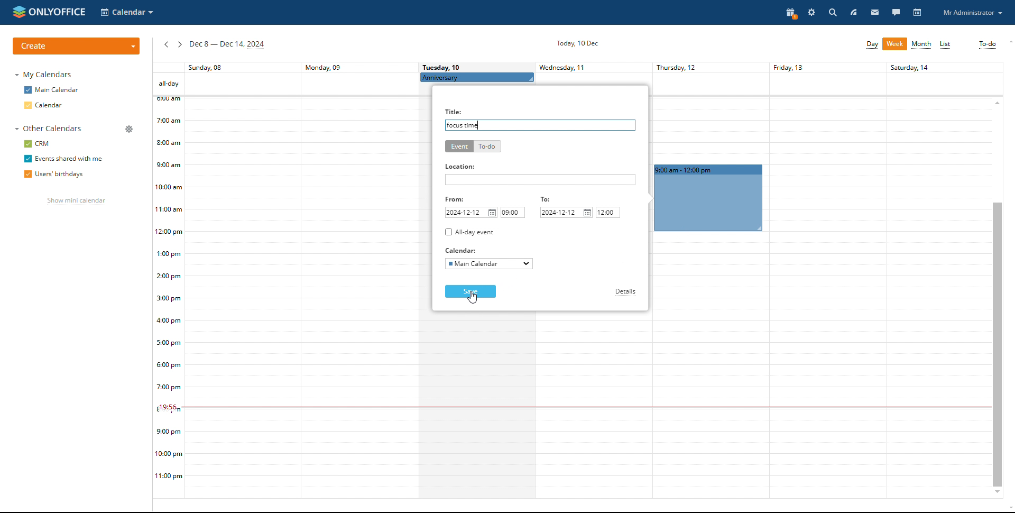 The width and height of the screenshot is (1015, 513). I want to click on event duration booked, so click(709, 198).